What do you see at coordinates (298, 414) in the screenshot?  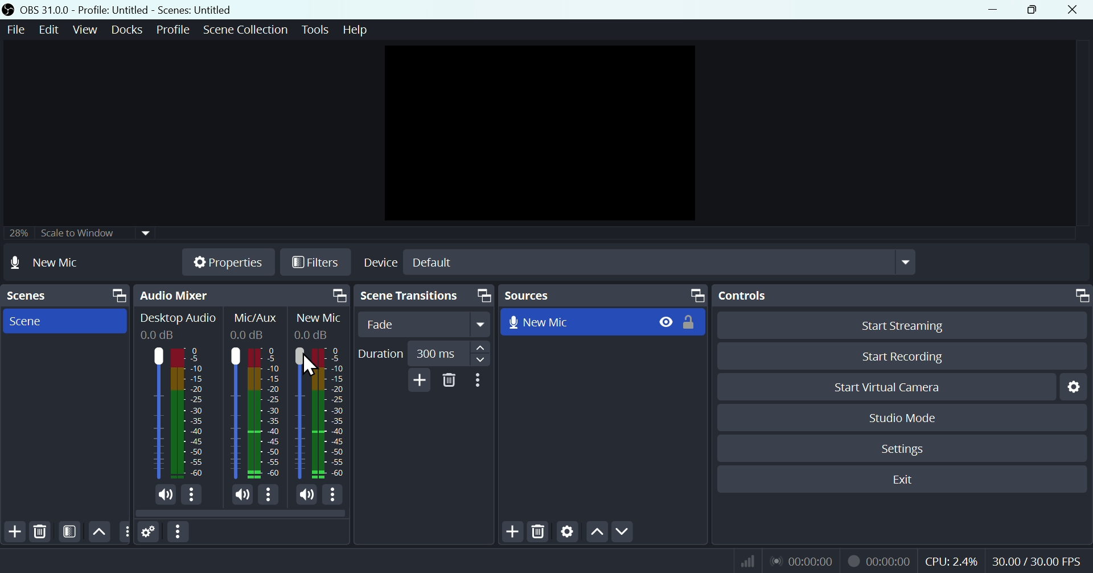 I see `Mic` at bounding box center [298, 414].